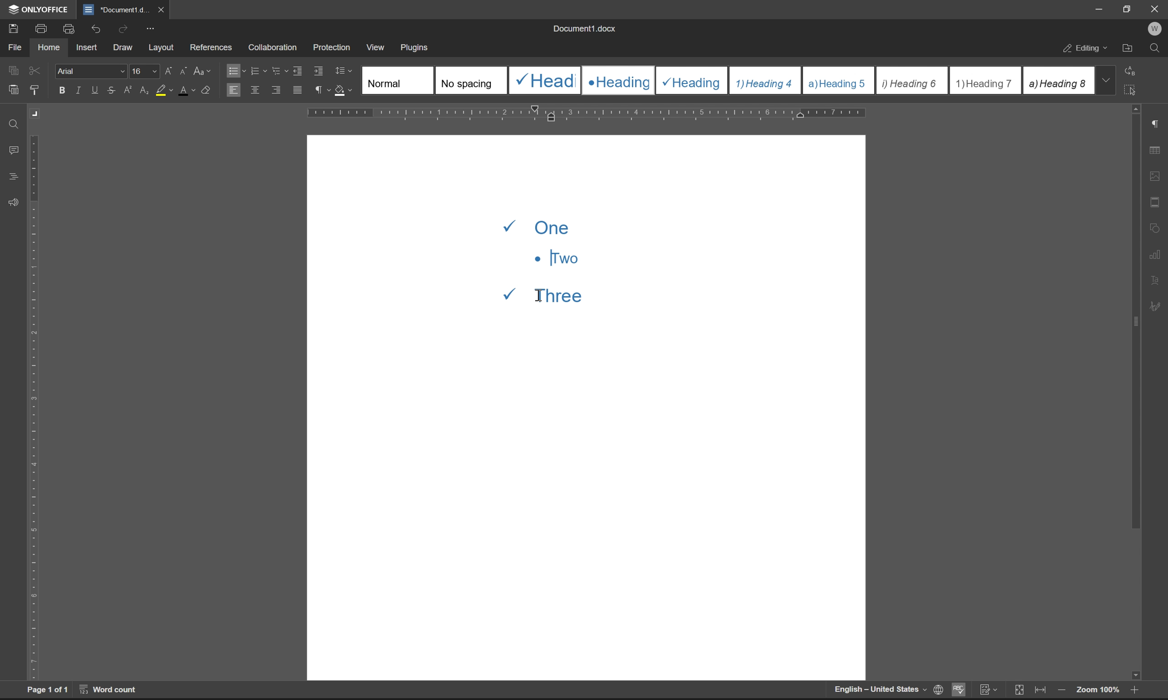  What do you see at coordinates (203, 70) in the screenshot?
I see `change case` at bounding box center [203, 70].